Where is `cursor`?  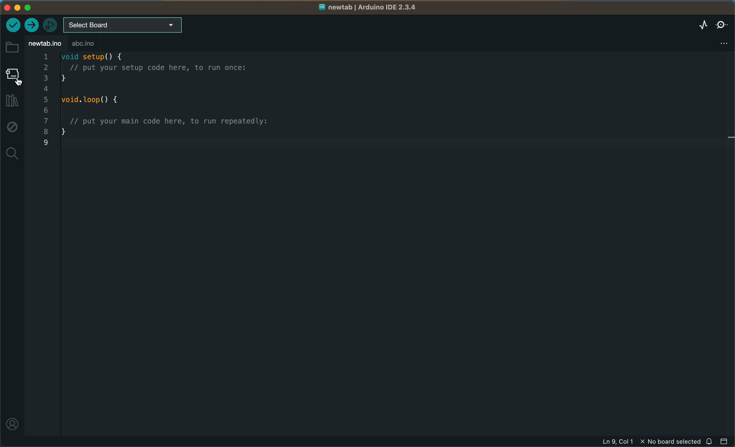 cursor is located at coordinates (21, 81).